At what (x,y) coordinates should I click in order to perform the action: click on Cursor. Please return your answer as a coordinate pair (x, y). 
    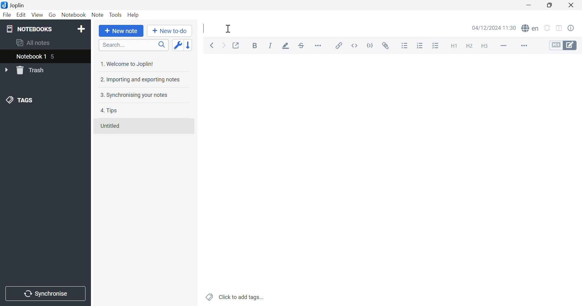
    Looking at the image, I should click on (229, 30).